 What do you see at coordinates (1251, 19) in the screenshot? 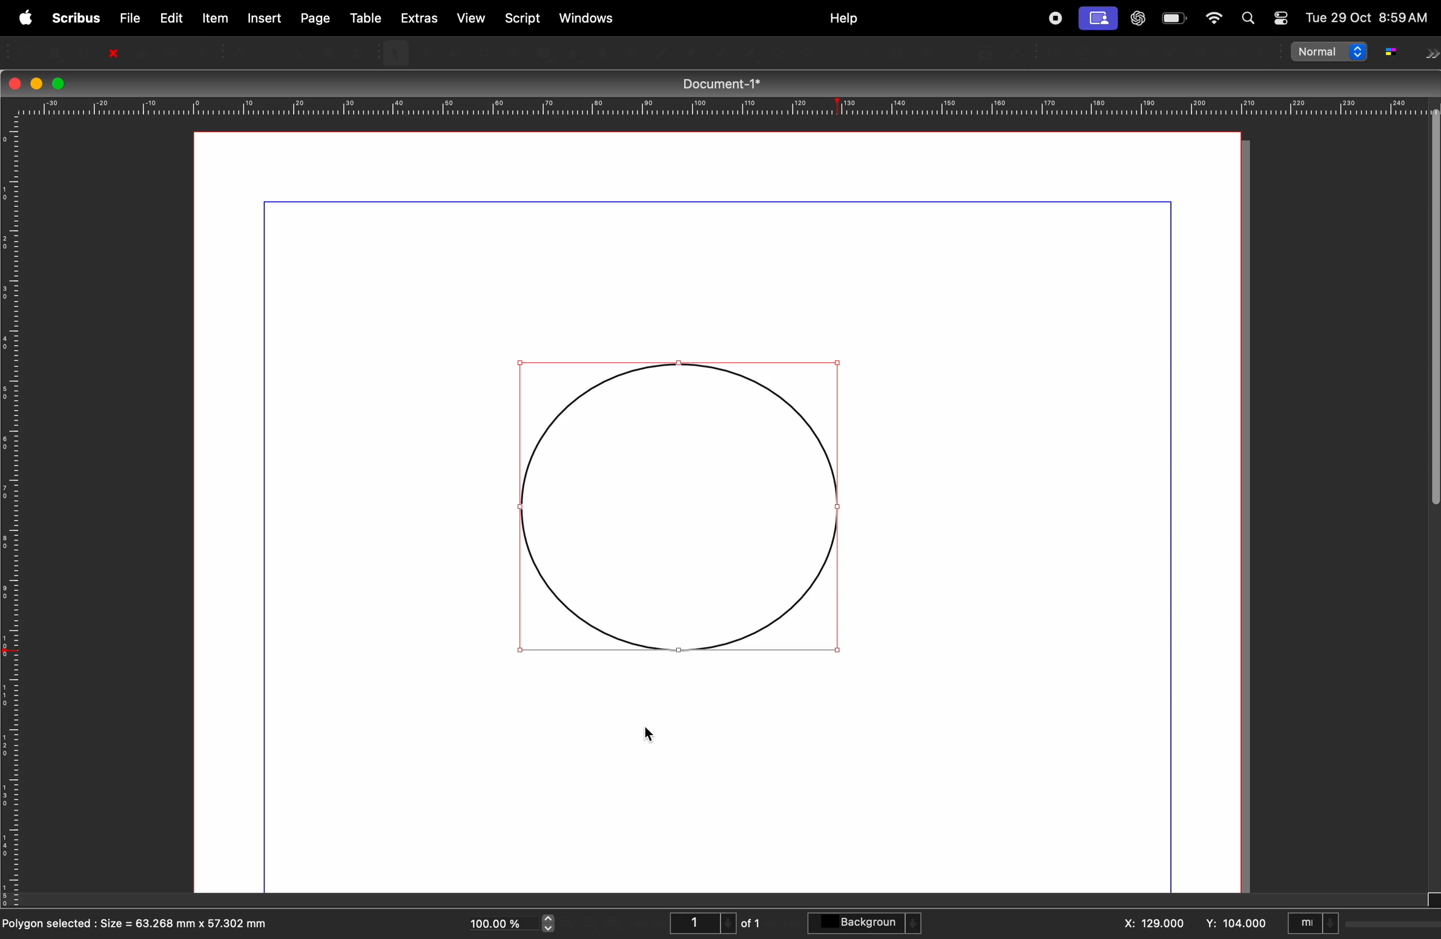
I see `find` at bounding box center [1251, 19].